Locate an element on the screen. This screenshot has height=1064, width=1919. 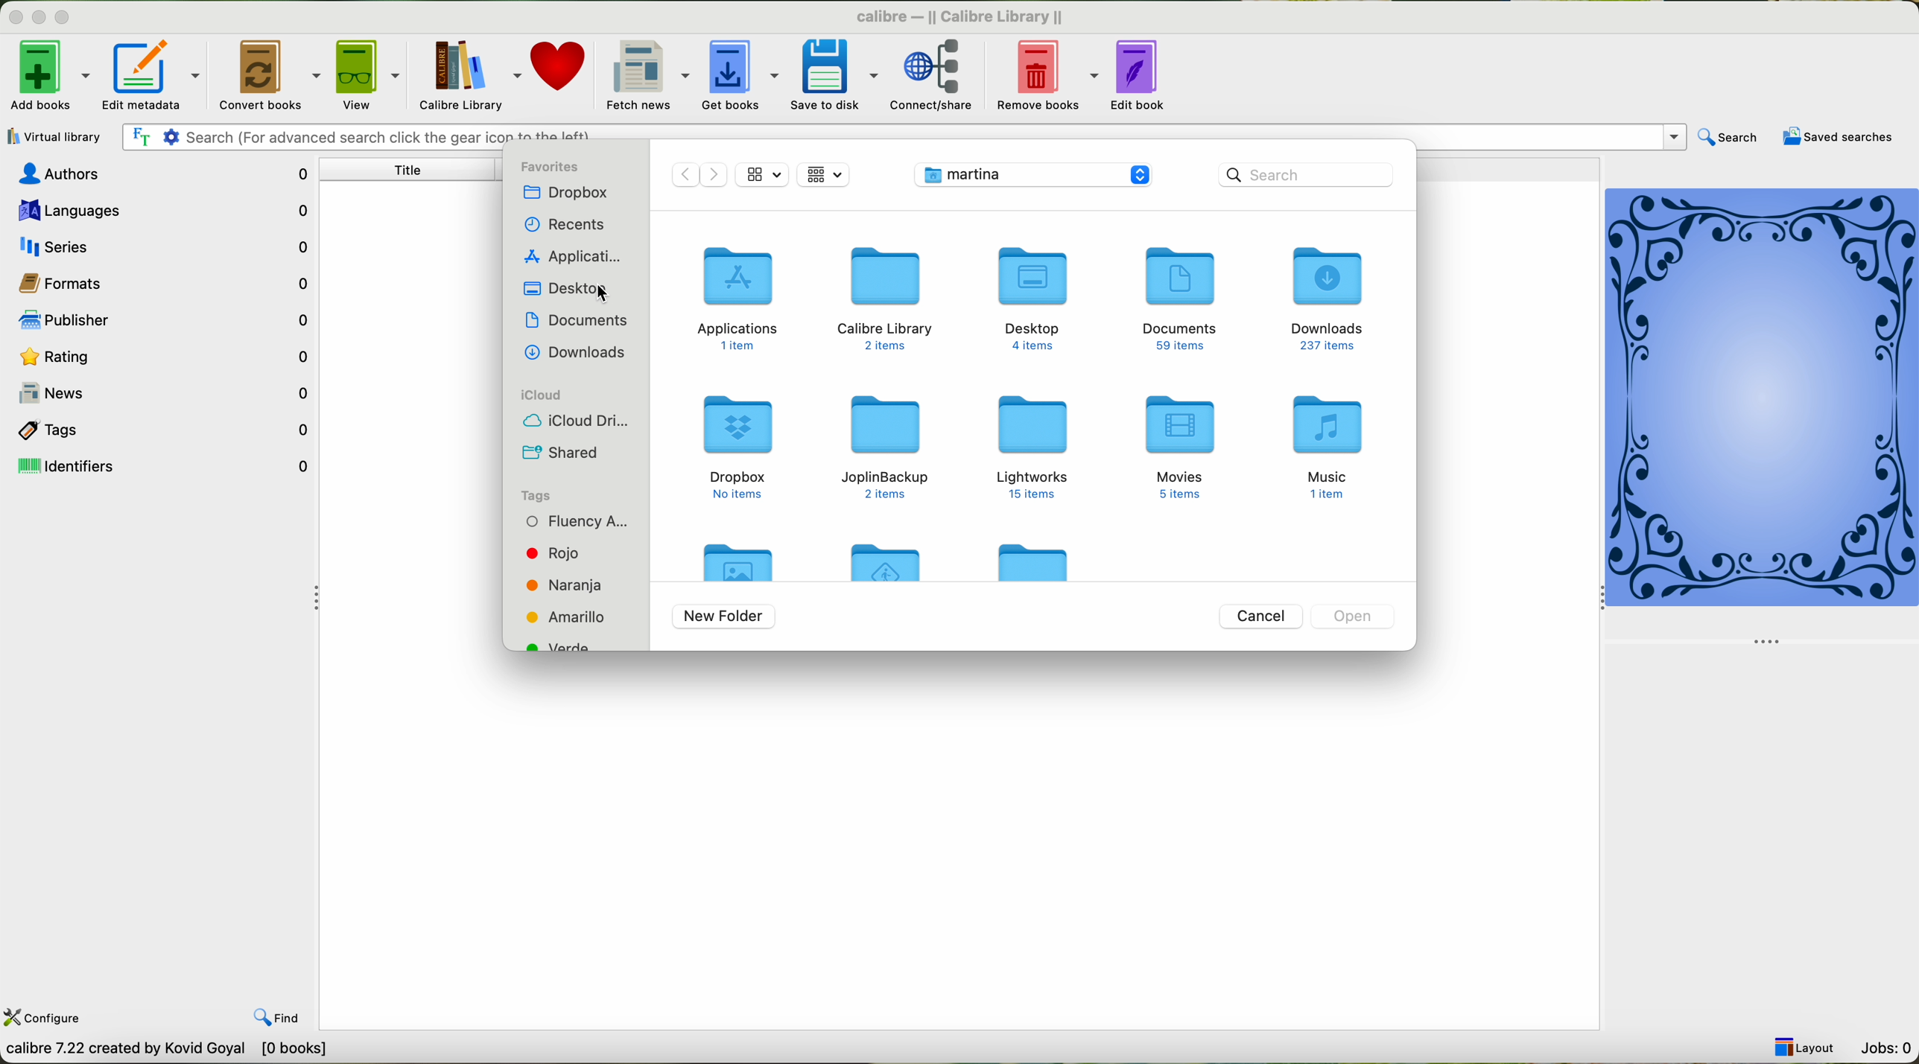
get books is located at coordinates (740, 77).